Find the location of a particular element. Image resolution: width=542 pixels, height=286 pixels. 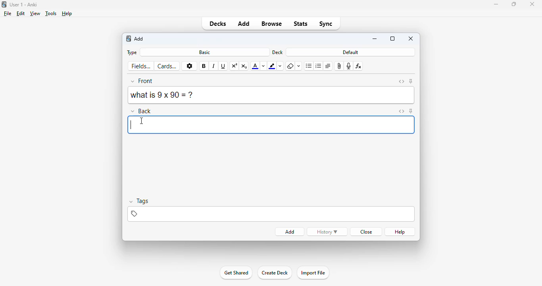

record audio is located at coordinates (349, 66).